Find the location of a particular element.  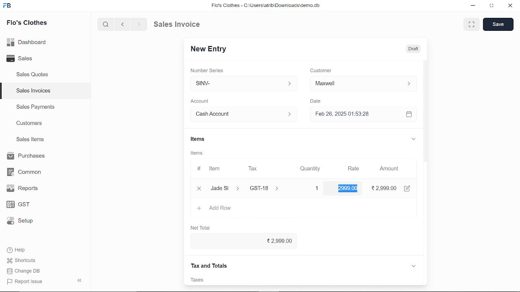

close is located at coordinates (198, 188).